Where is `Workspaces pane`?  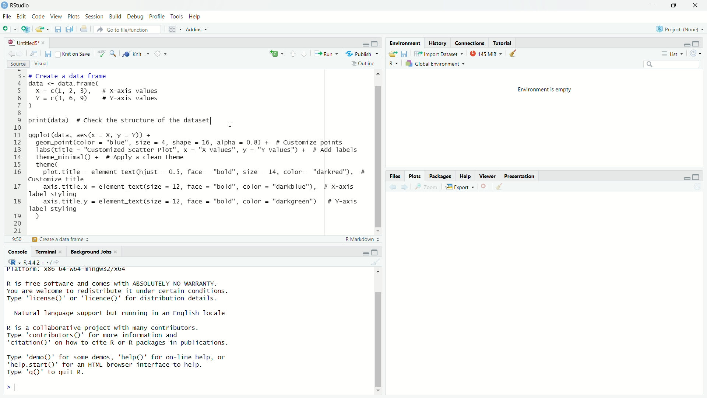
Workspaces pane is located at coordinates (175, 29).